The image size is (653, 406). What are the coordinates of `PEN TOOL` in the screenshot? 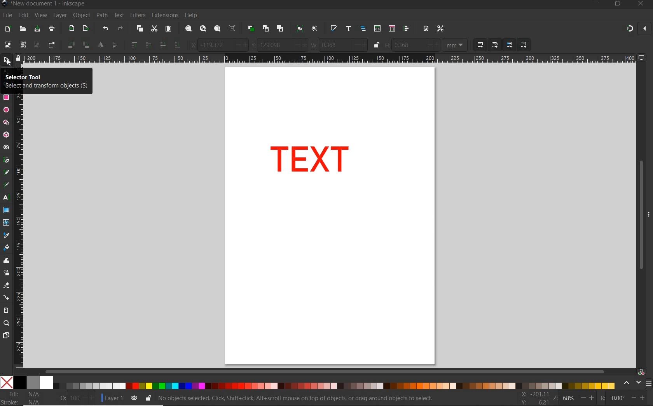 It's located at (7, 160).